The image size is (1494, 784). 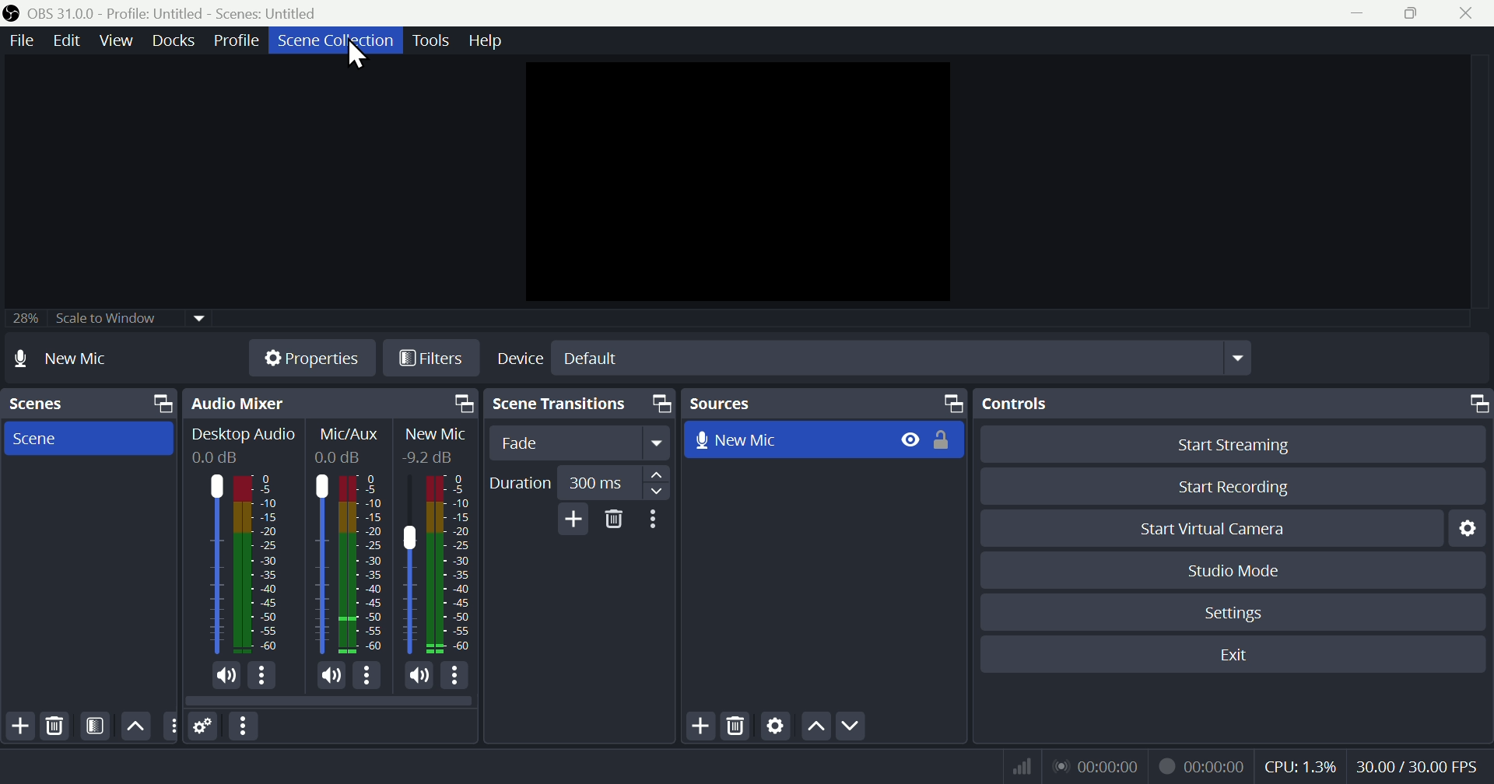 I want to click on Filter, so click(x=99, y=726).